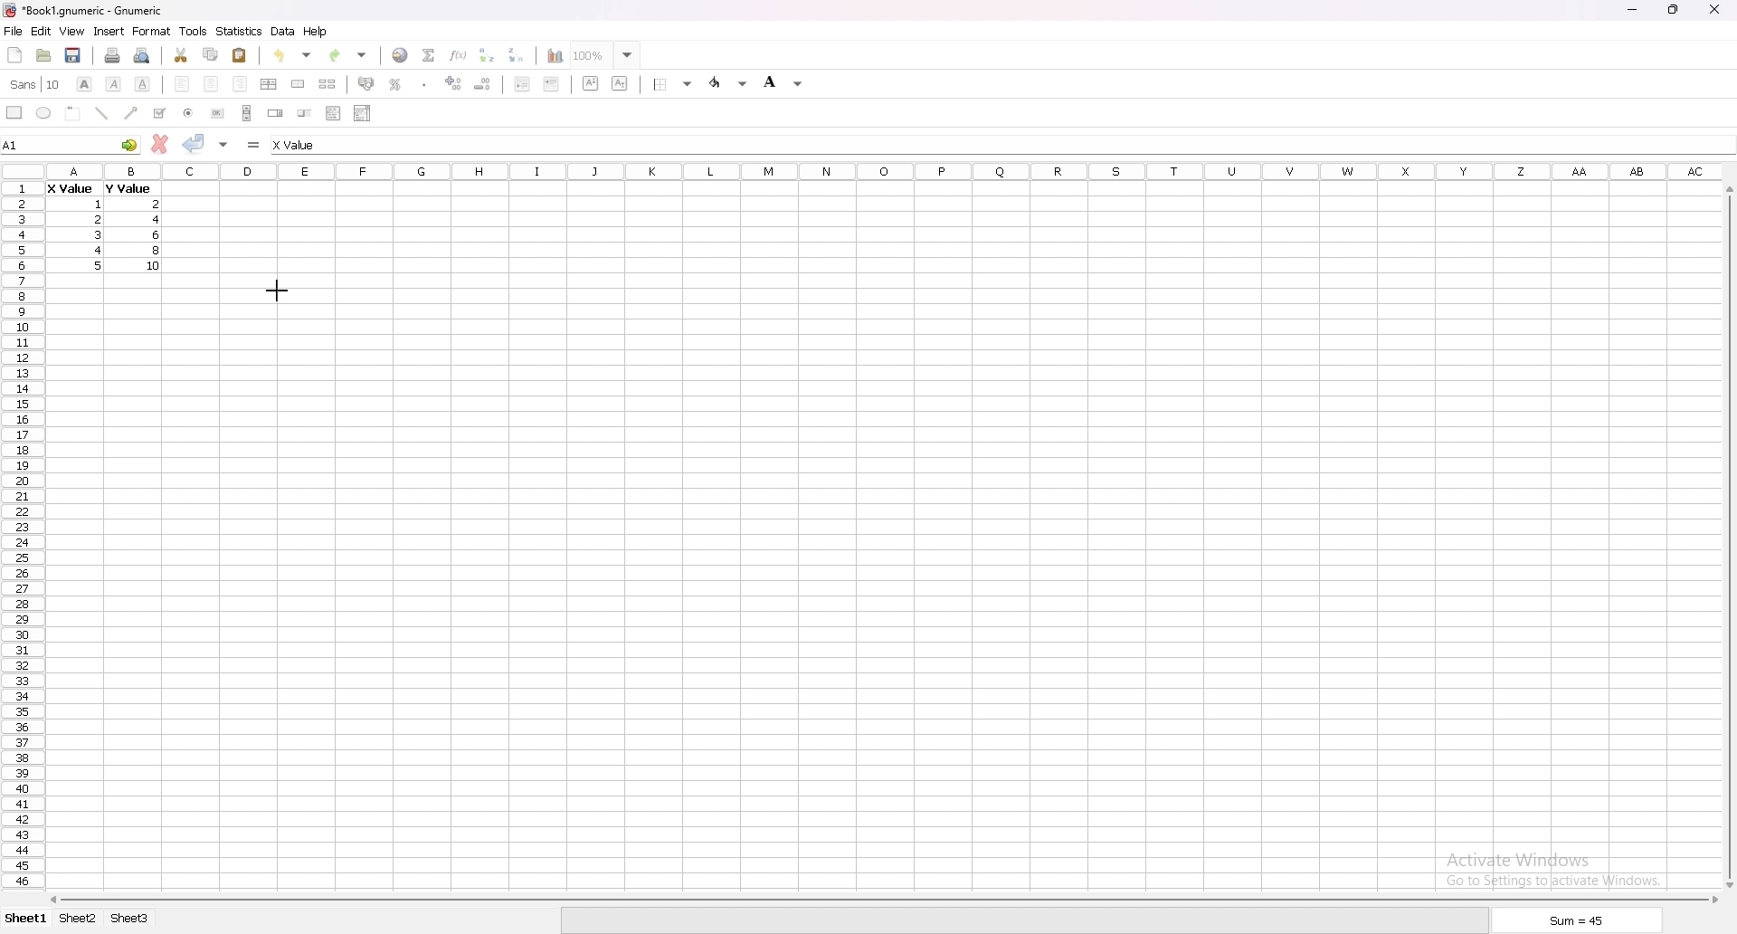  Describe the element at coordinates (132, 112) in the screenshot. I see `arrowed line` at that location.